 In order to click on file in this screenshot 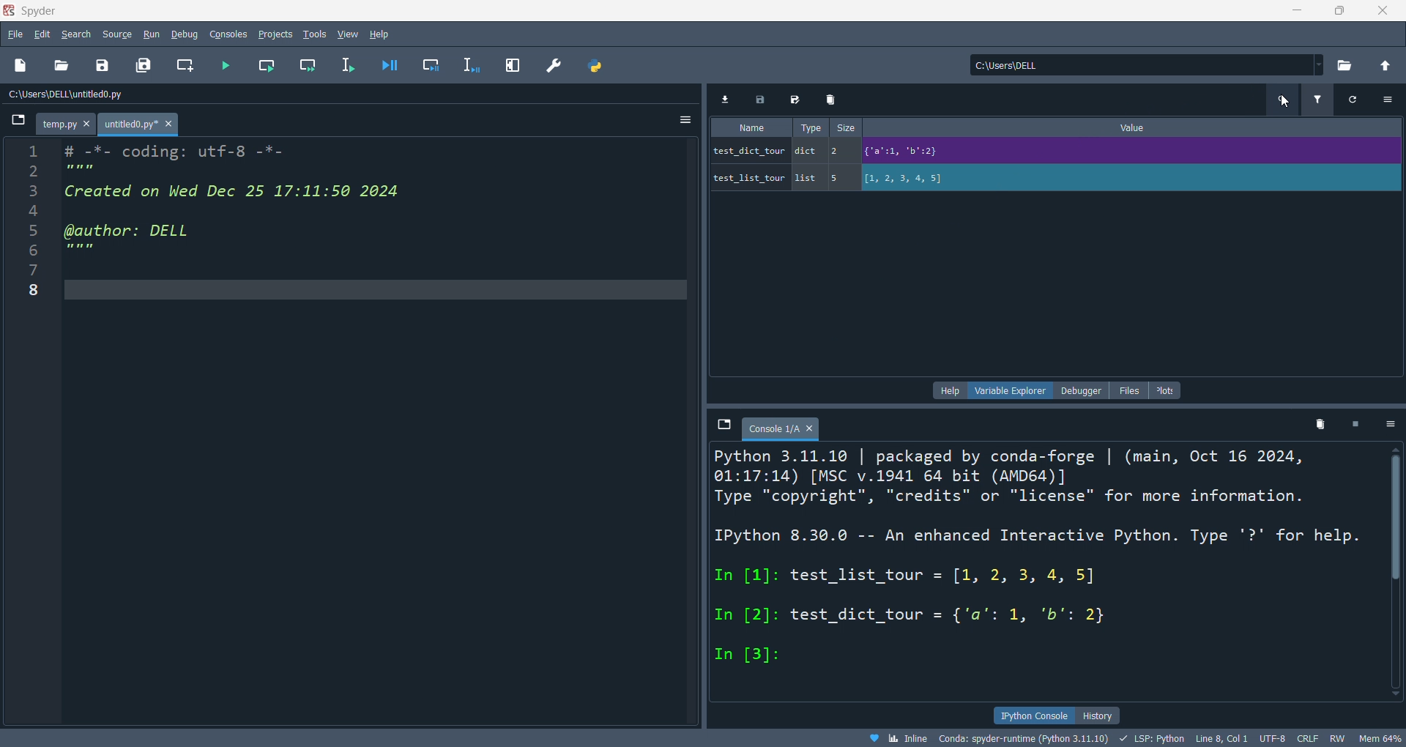, I will do `click(13, 34)`.